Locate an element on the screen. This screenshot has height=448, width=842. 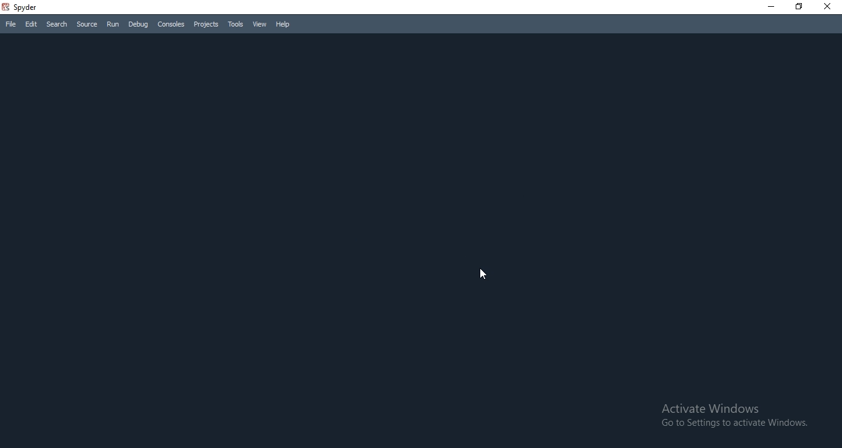
Run is located at coordinates (112, 25).